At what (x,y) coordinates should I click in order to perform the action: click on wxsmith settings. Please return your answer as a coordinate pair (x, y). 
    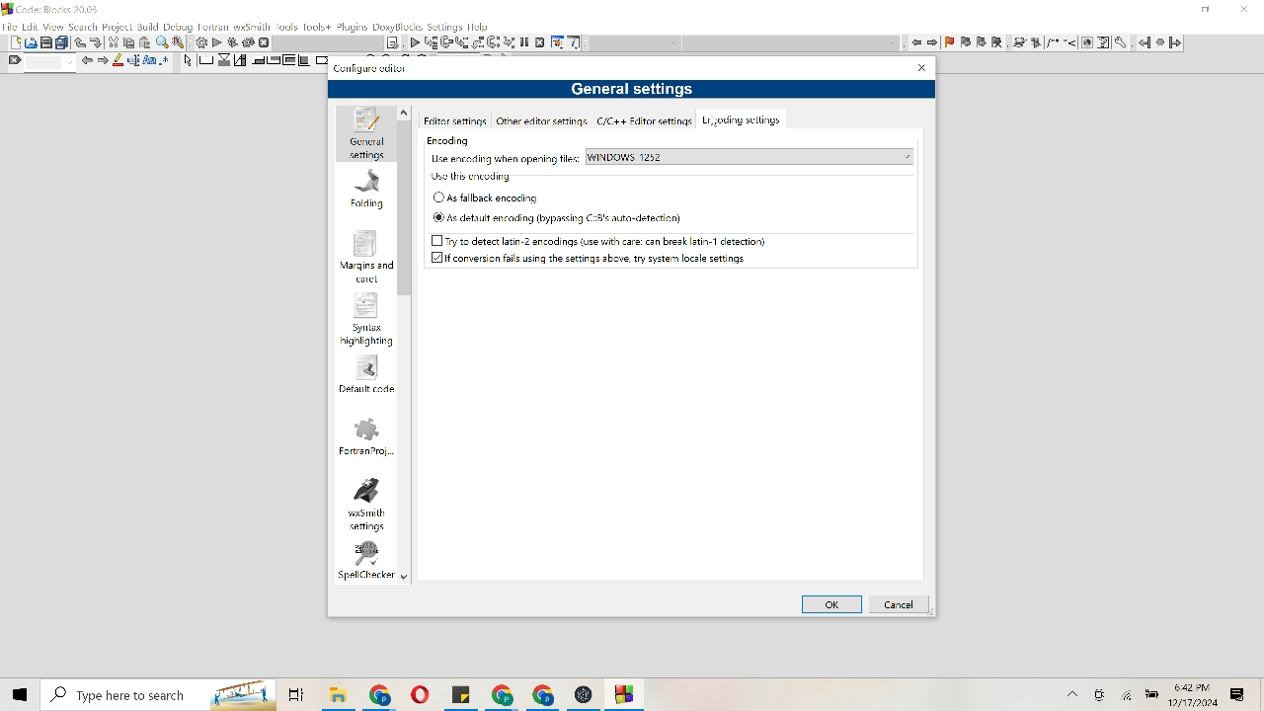
    Looking at the image, I should click on (365, 504).